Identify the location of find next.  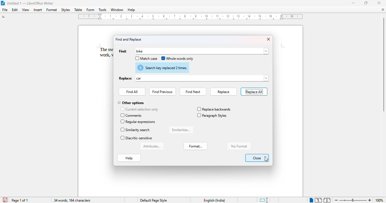
(193, 92).